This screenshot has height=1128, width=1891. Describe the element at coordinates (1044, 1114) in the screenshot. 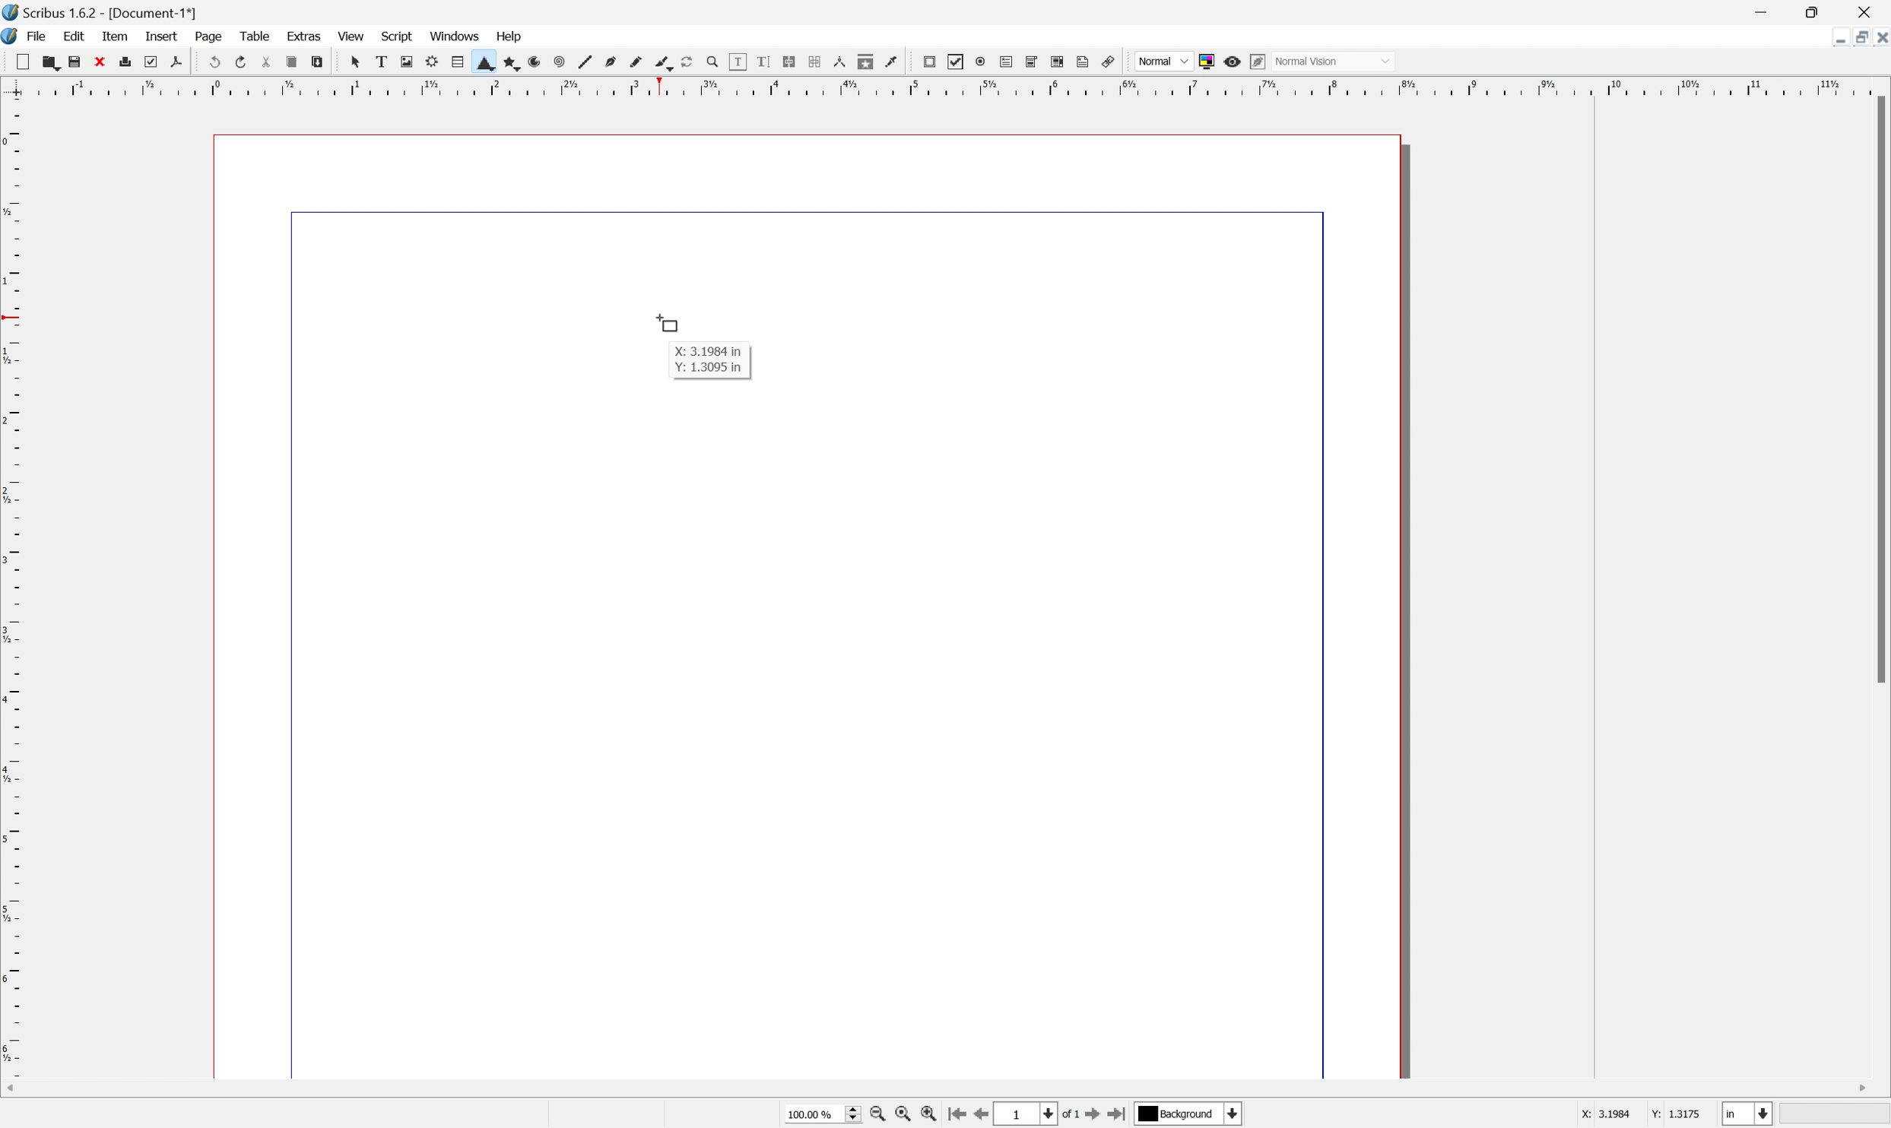

I see `Select current page` at that location.